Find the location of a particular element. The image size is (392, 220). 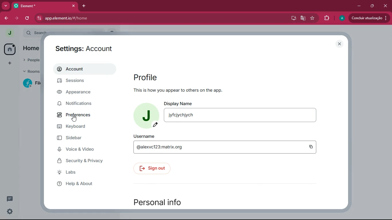

appearance is located at coordinates (81, 93).